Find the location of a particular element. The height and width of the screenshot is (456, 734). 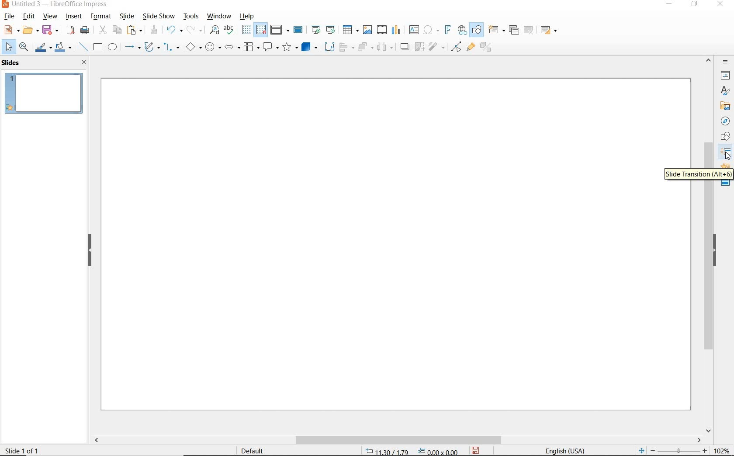

ZOOM & PAN is located at coordinates (25, 48).